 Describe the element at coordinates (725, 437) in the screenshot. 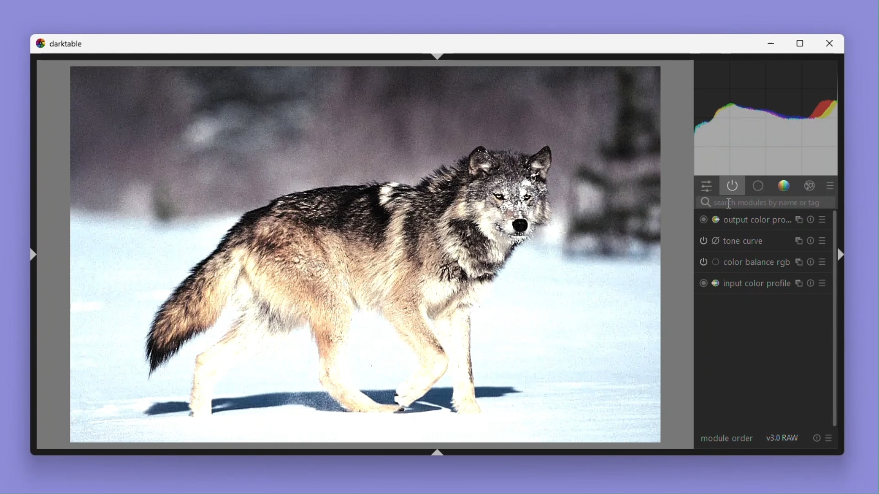

I see `Module order` at that location.